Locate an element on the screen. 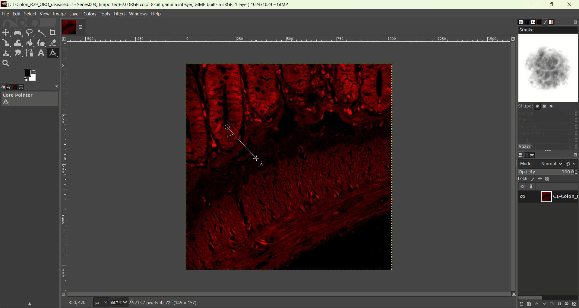  Click-Drag t create a line is located at coordinates (160, 303).